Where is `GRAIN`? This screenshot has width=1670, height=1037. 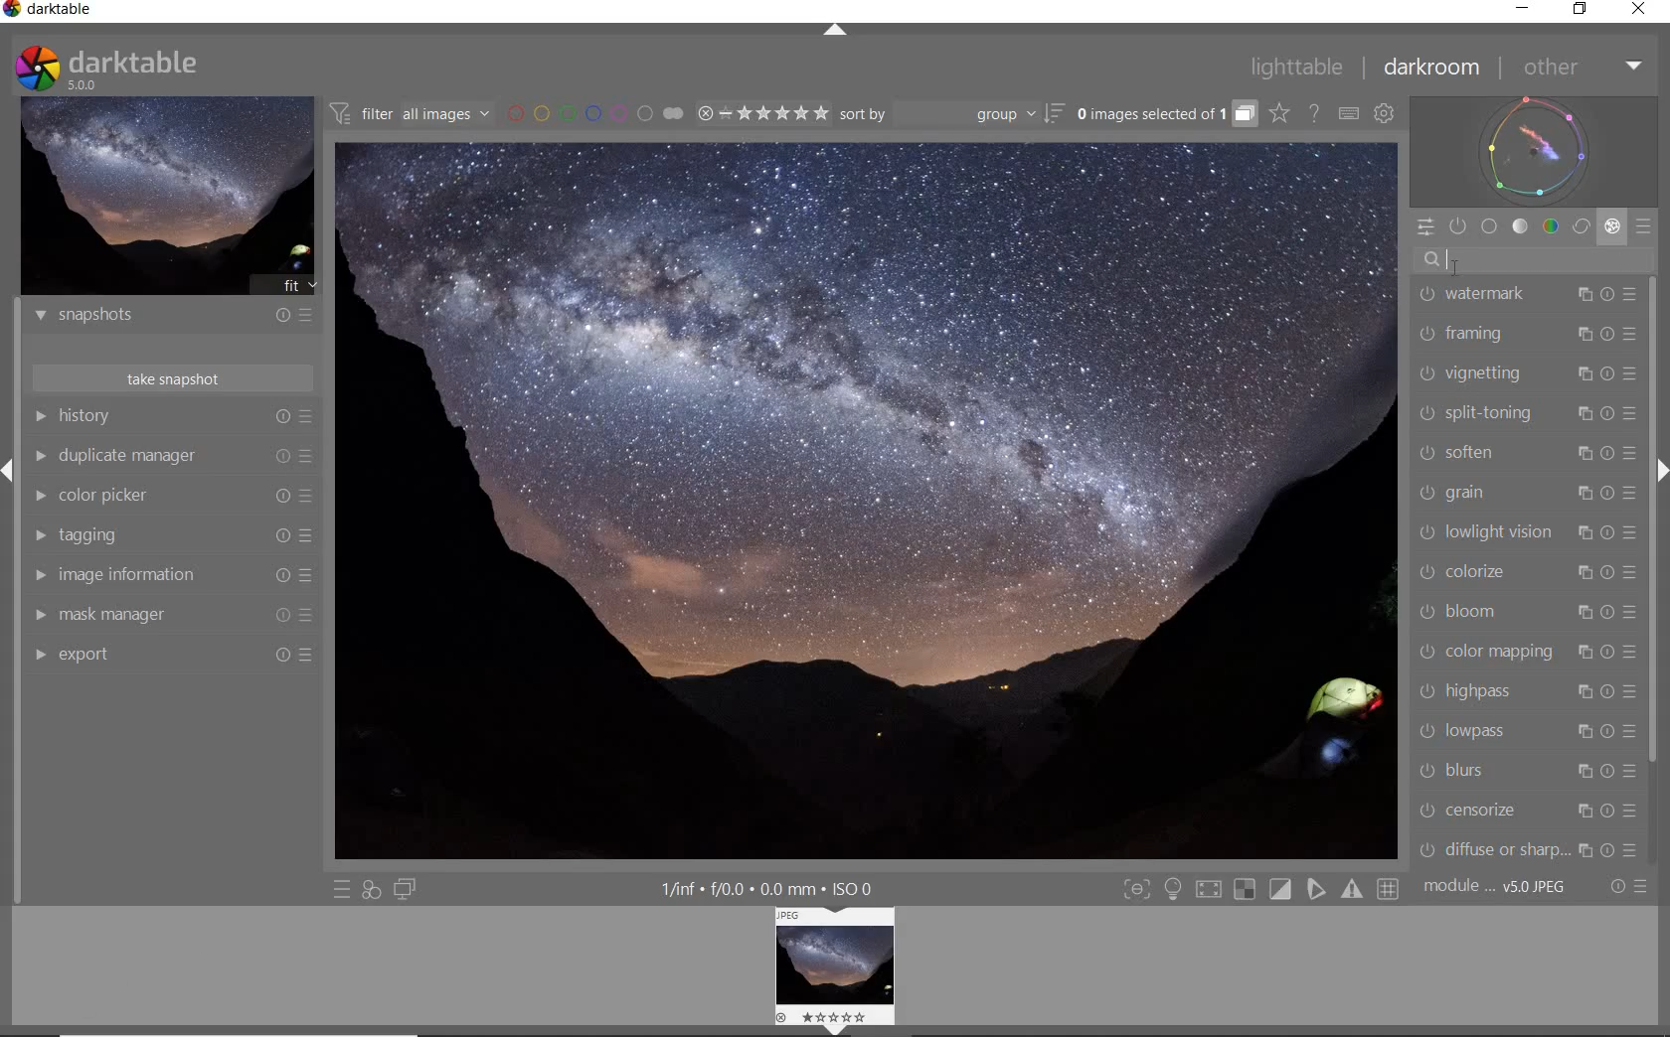 GRAIN is located at coordinates (1458, 494).